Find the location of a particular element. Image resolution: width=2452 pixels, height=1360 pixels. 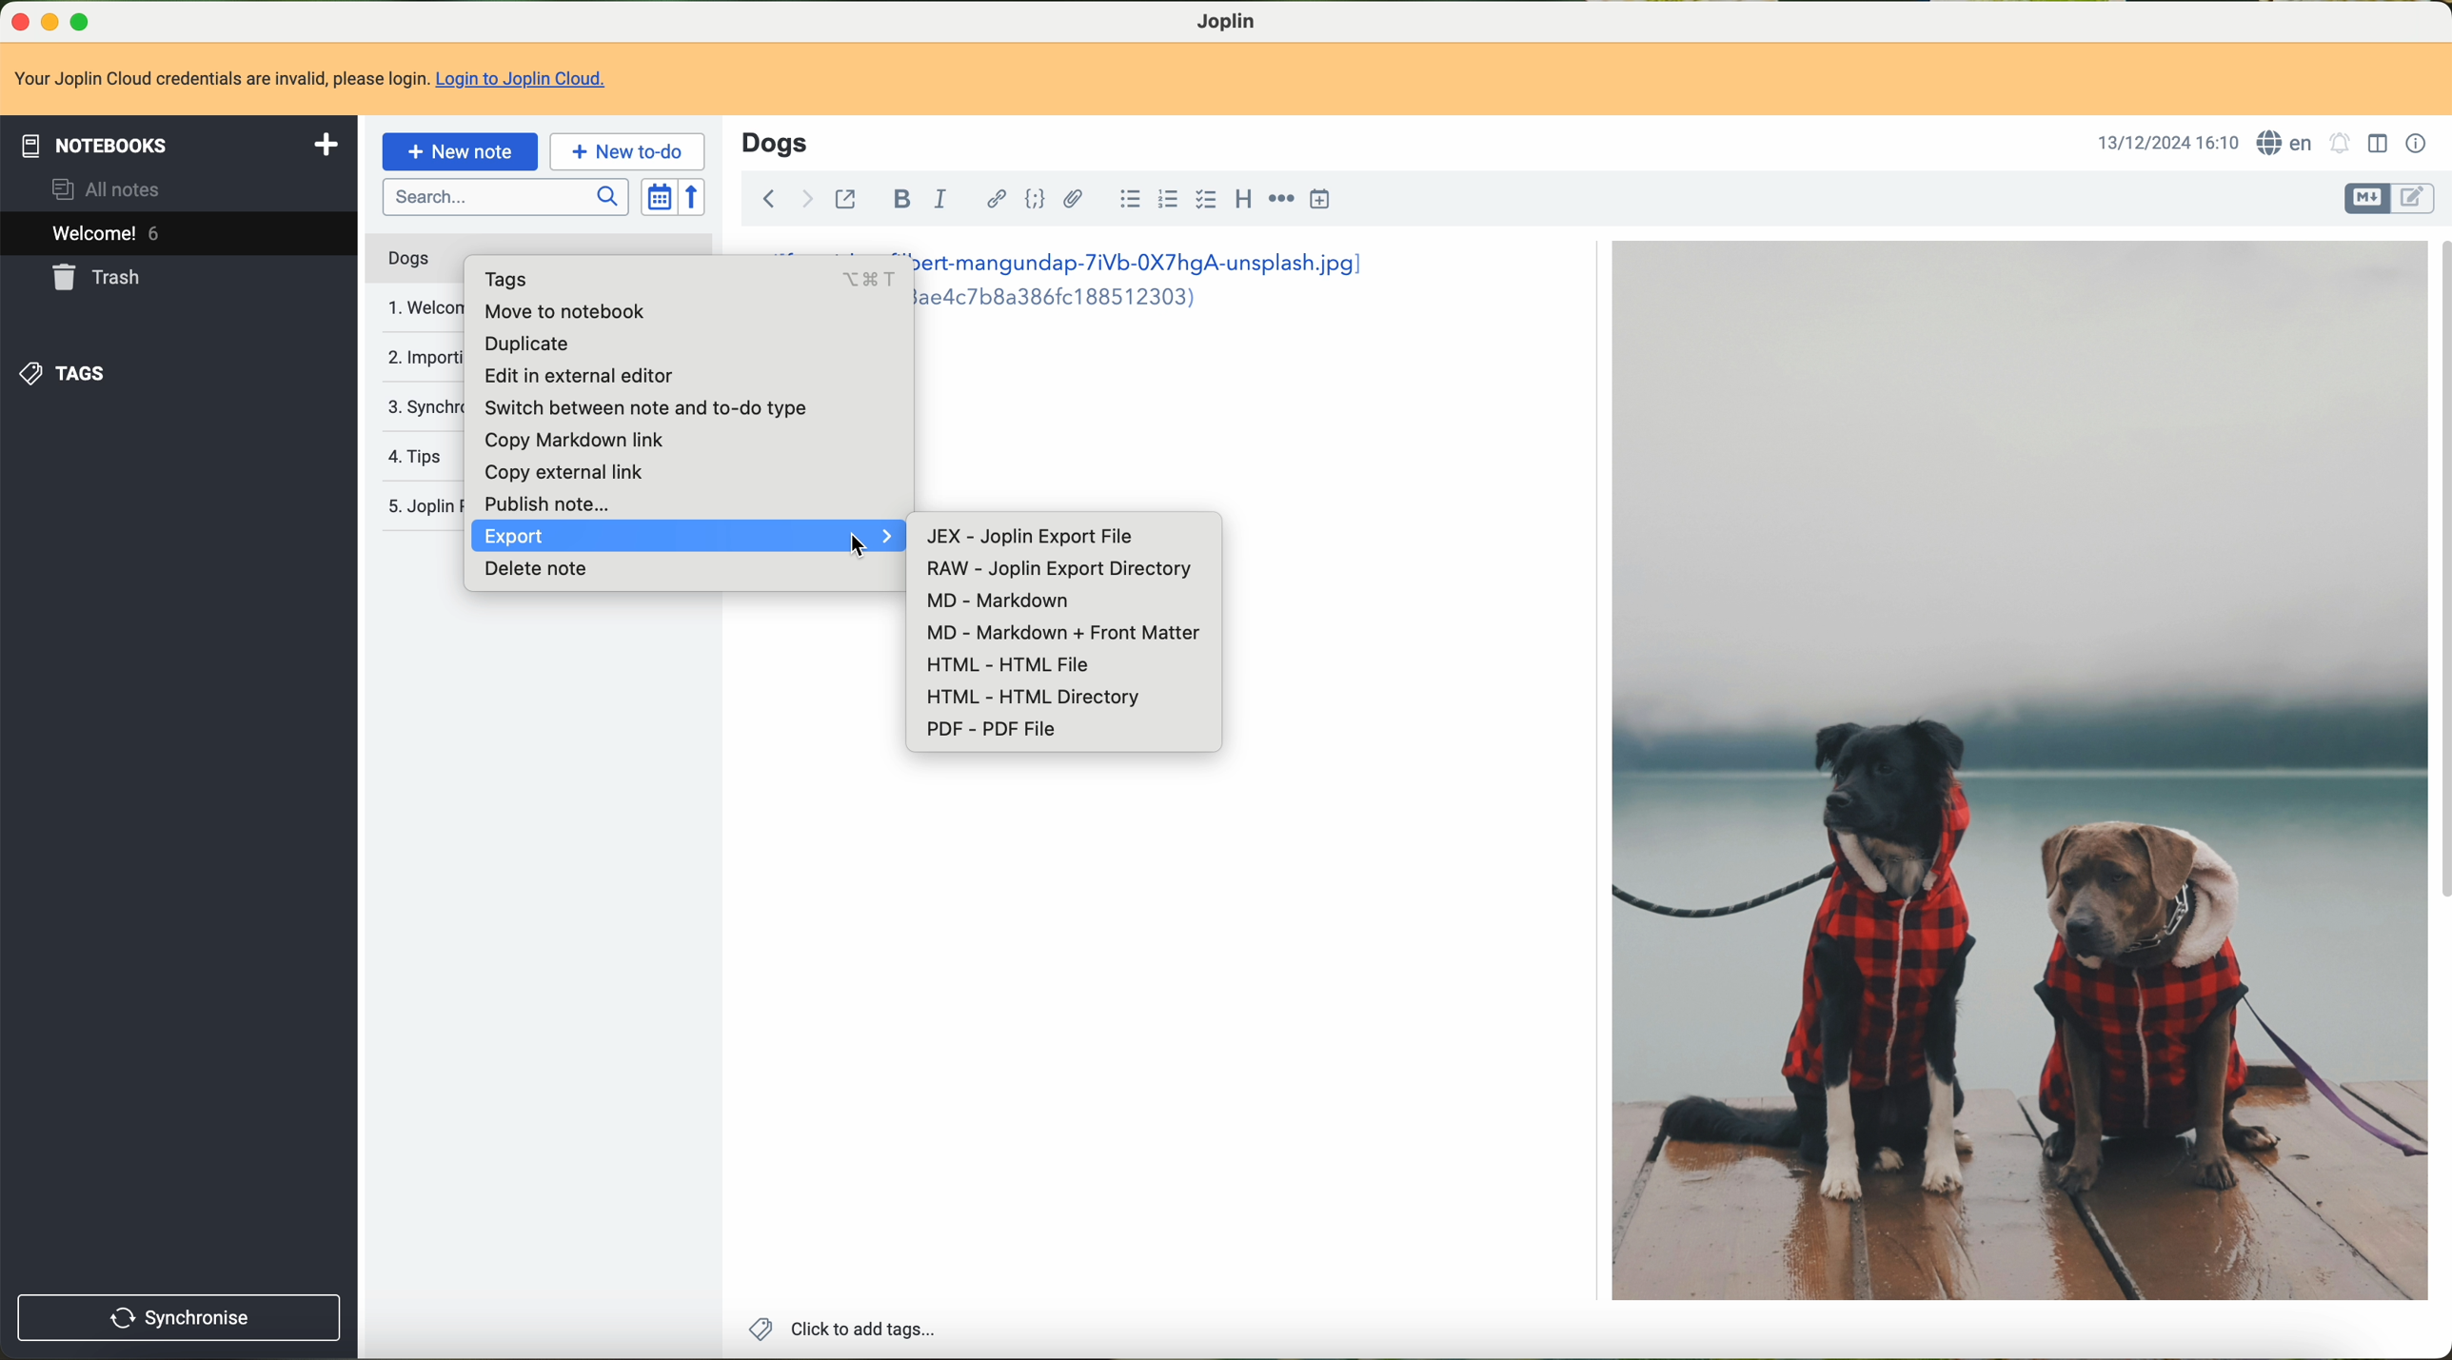

numbered list is located at coordinates (1169, 201).